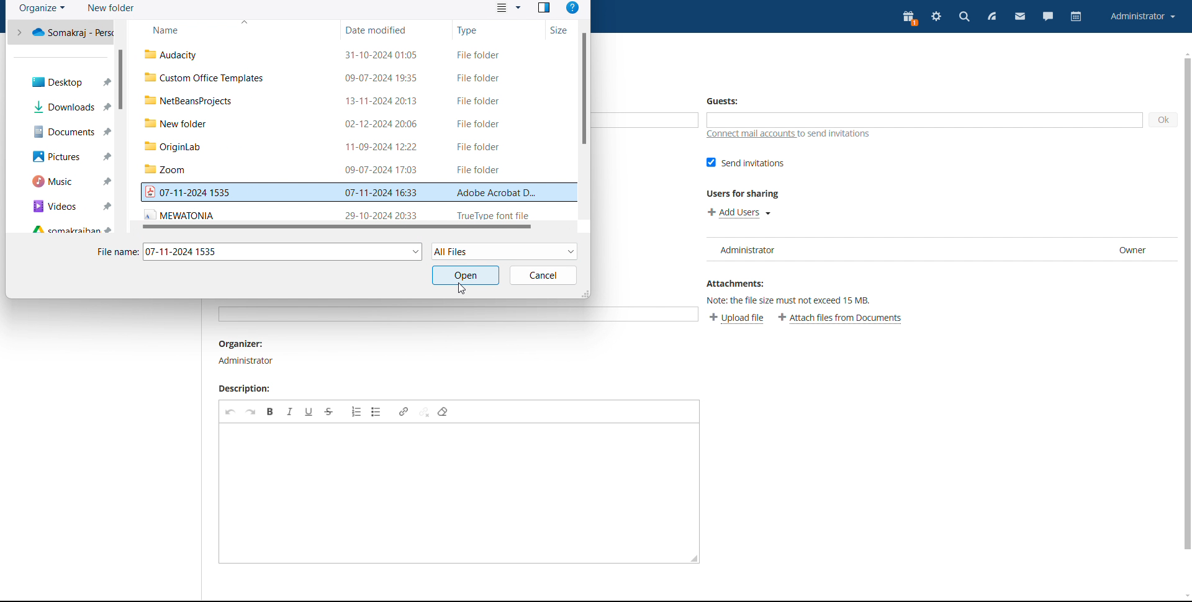 This screenshot has height=602, width=1192. What do you see at coordinates (342, 213) in the screenshot?
I see `` at bounding box center [342, 213].